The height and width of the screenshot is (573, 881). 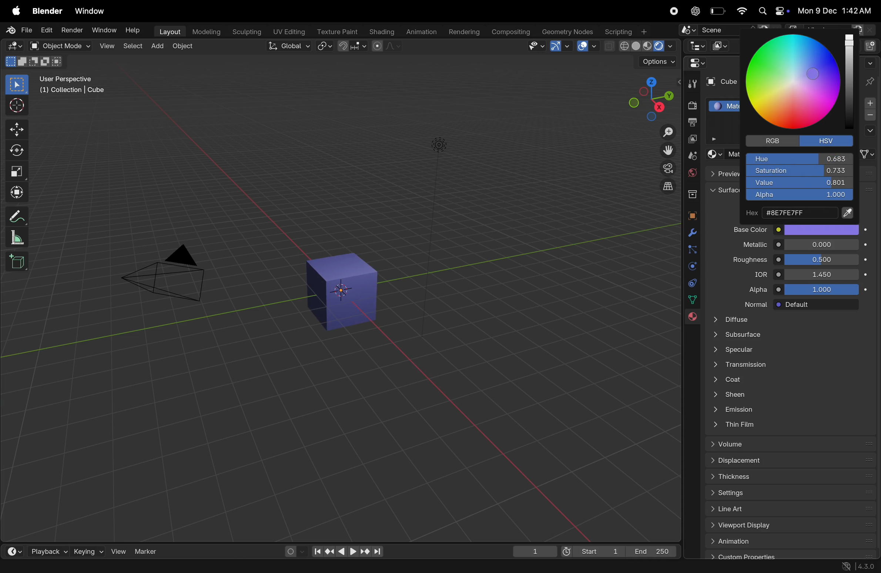 What do you see at coordinates (90, 12) in the screenshot?
I see `Window` at bounding box center [90, 12].